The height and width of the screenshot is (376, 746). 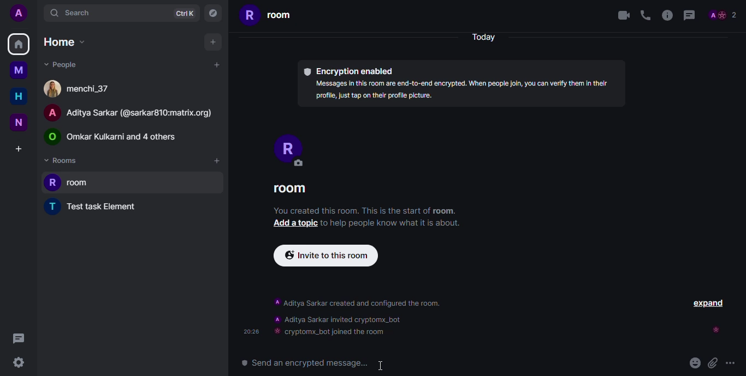 I want to click on profile, so click(x=725, y=14).